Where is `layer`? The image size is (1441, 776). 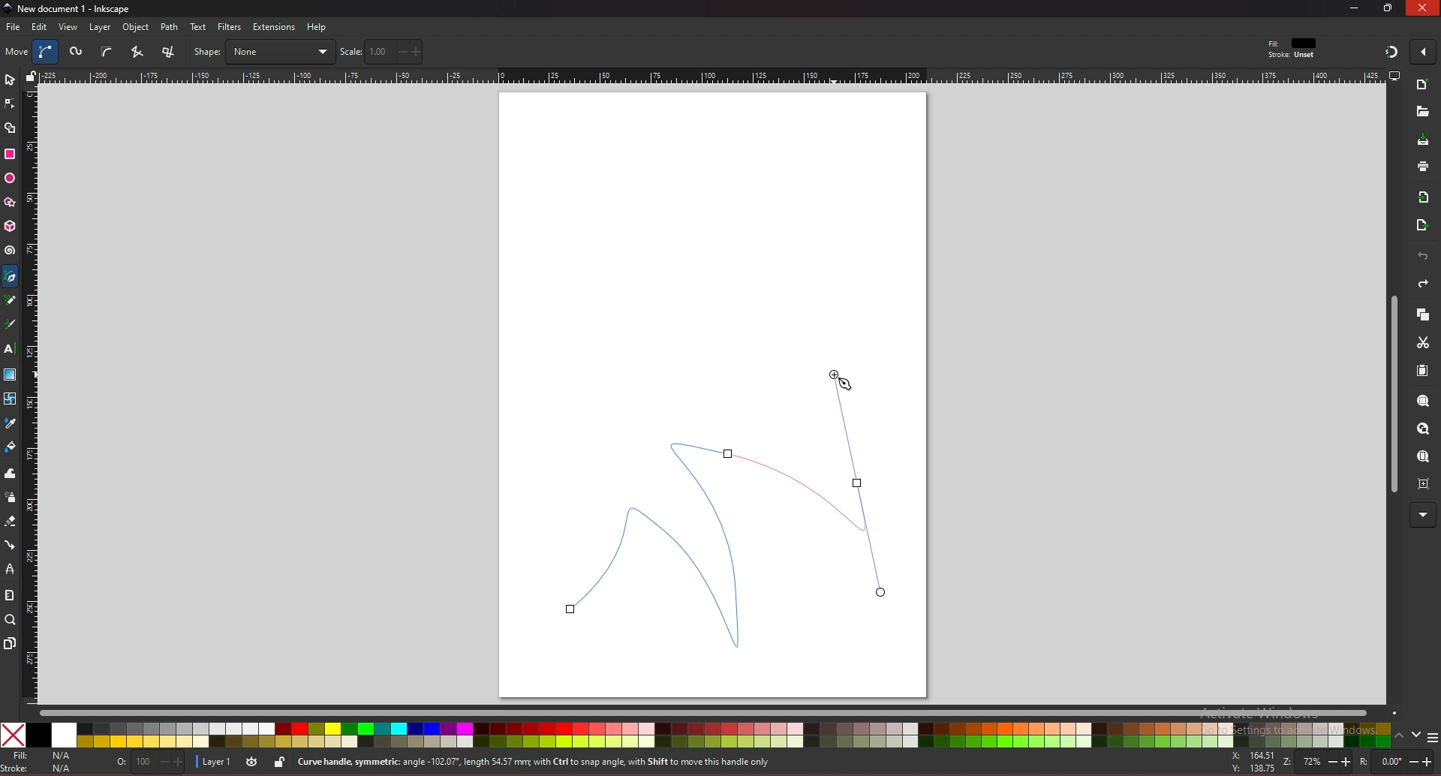 layer is located at coordinates (216, 760).